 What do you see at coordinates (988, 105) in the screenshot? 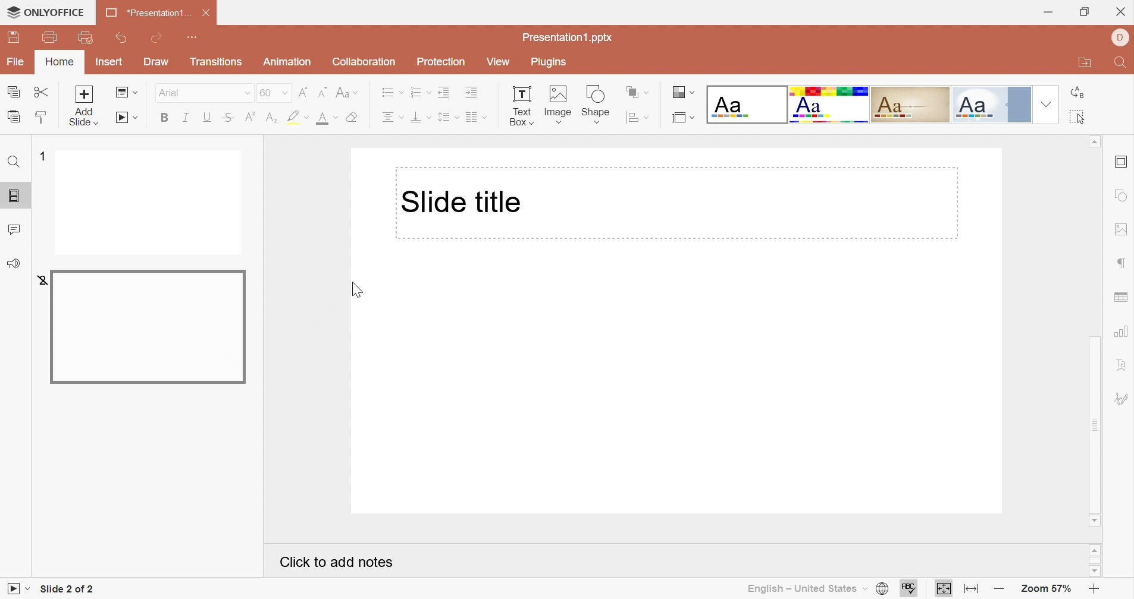
I see `Official` at bounding box center [988, 105].